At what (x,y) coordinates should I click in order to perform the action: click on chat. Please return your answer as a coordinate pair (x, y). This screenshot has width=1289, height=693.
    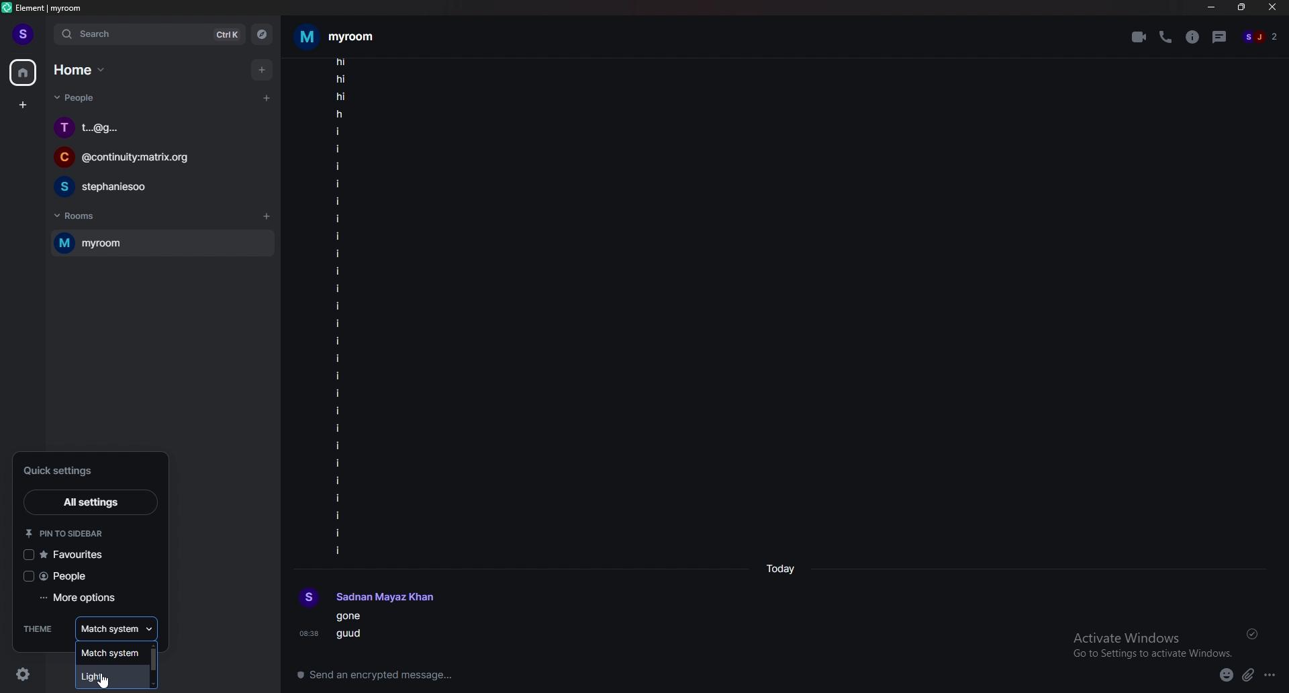
    Looking at the image, I should click on (156, 185).